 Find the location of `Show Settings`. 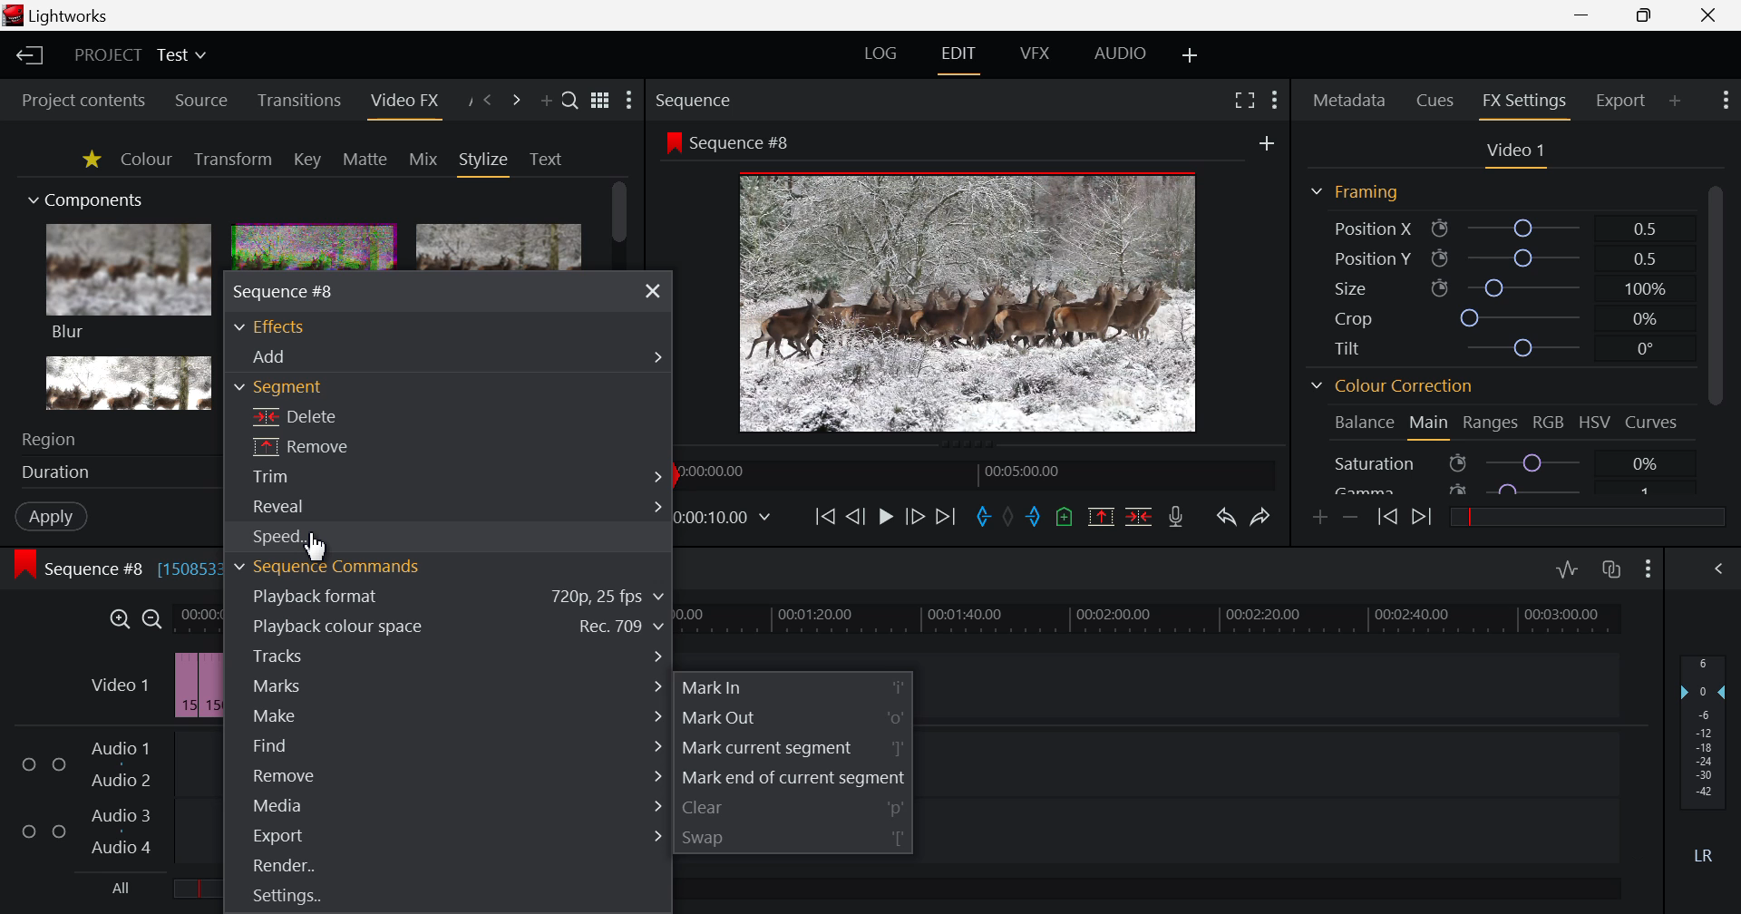

Show Settings is located at coordinates (1649, 571).